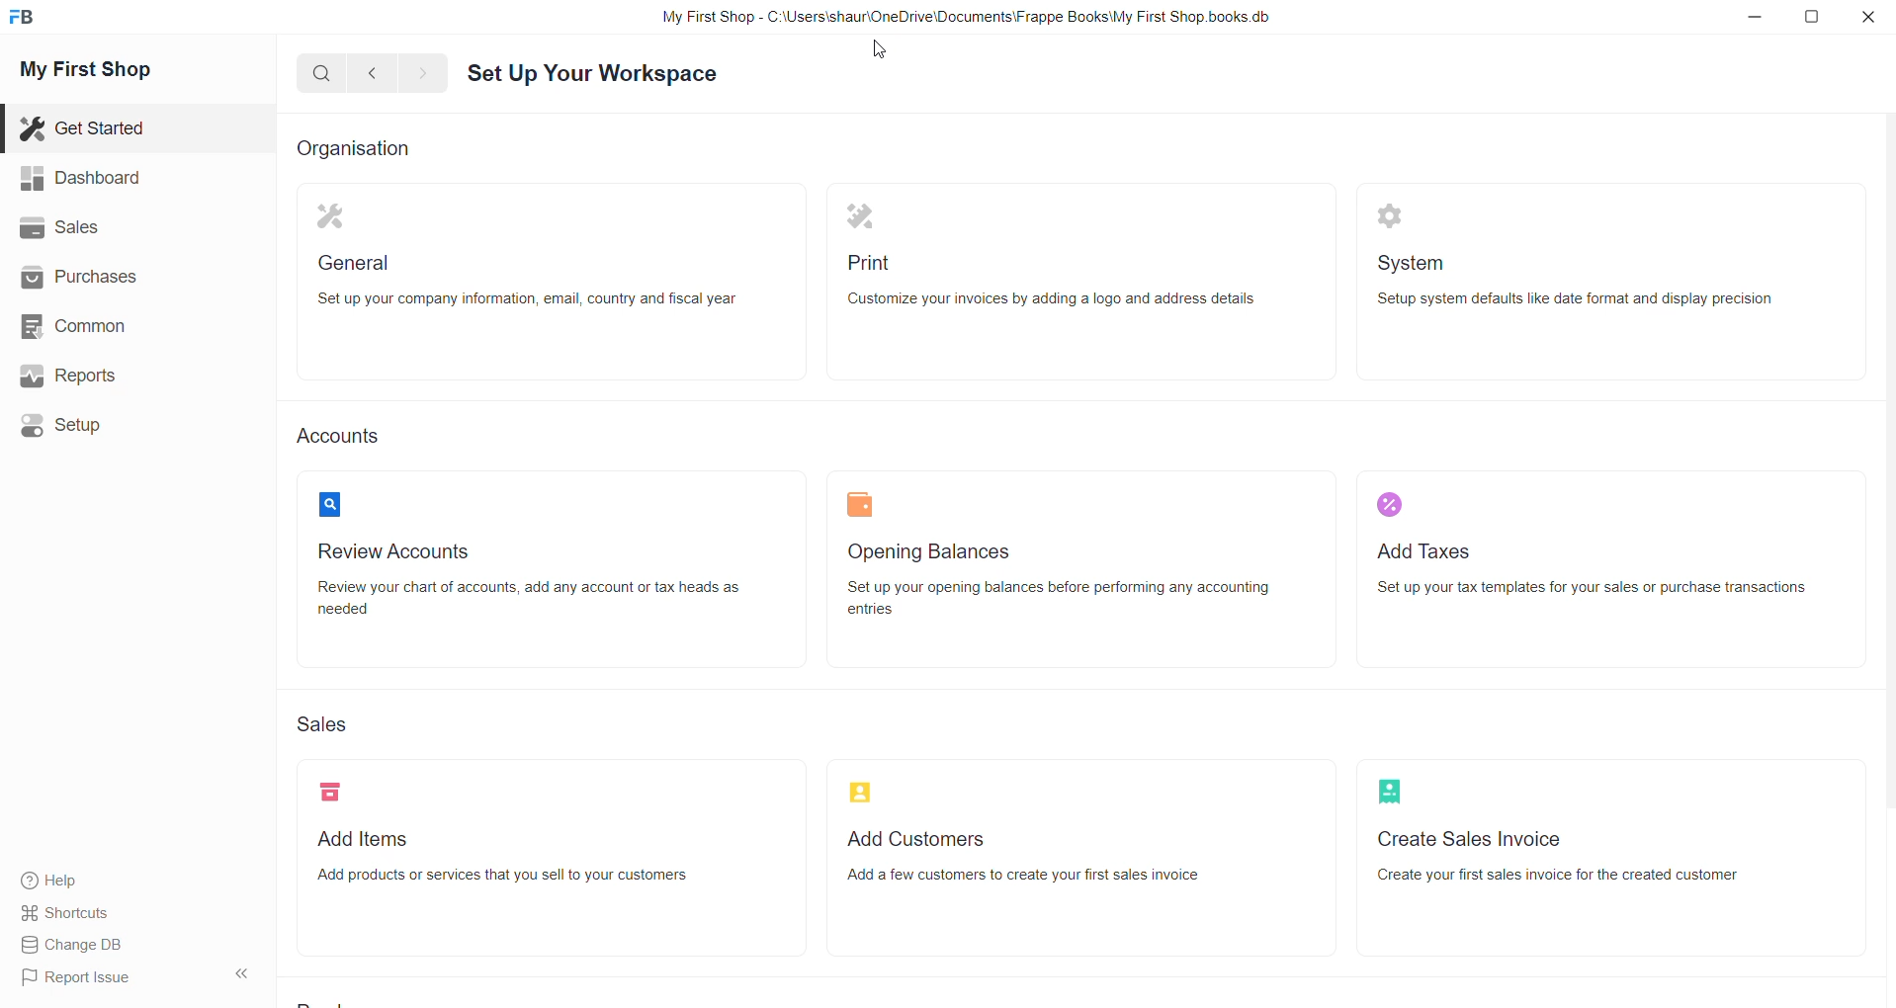  Describe the element at coordinates (71, 326) in the screenshot. I see `Common` at that location.